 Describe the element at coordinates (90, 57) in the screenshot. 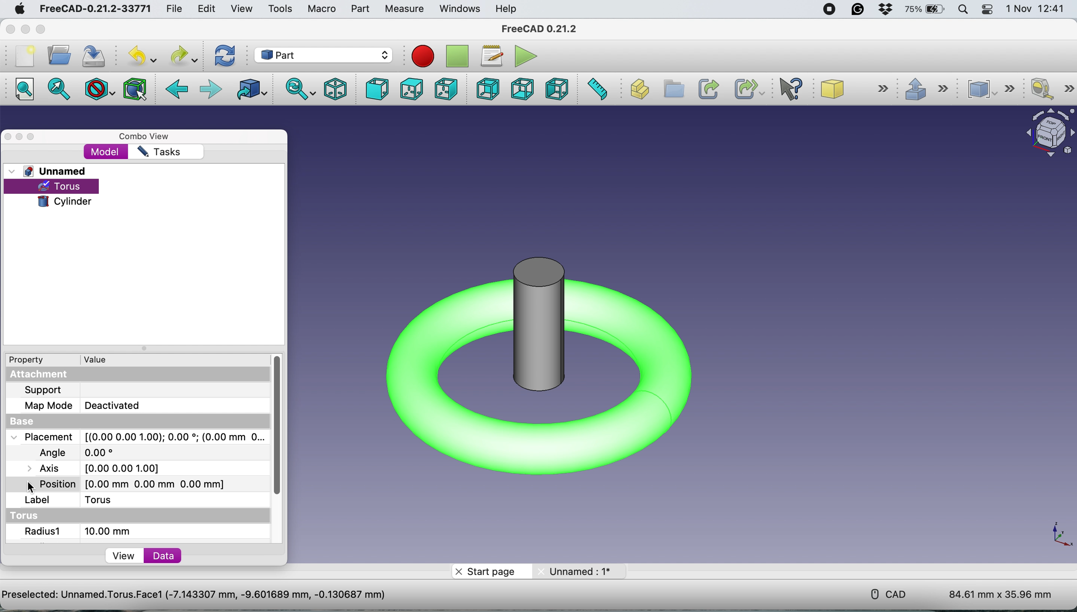

I see `save` at that location.